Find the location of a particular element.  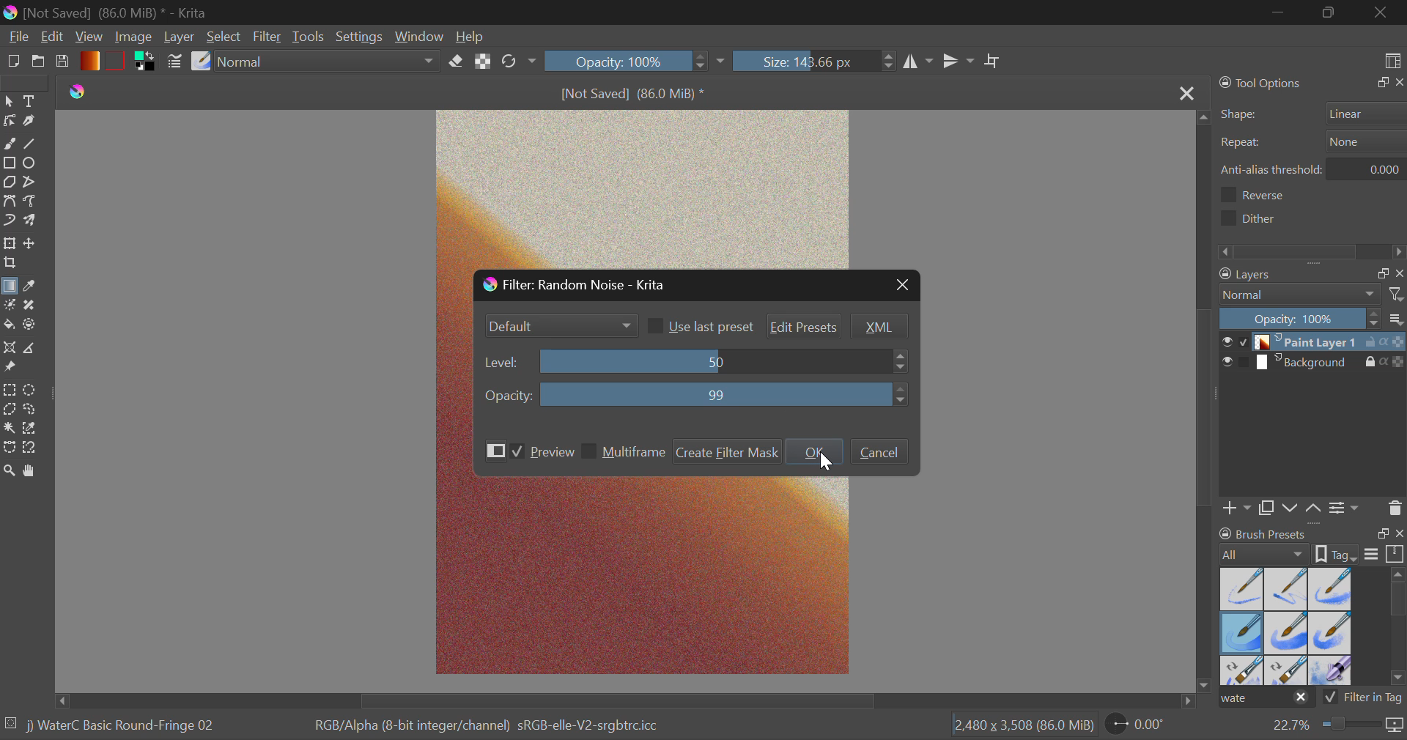

Preview is located at coordinates (544, 453).